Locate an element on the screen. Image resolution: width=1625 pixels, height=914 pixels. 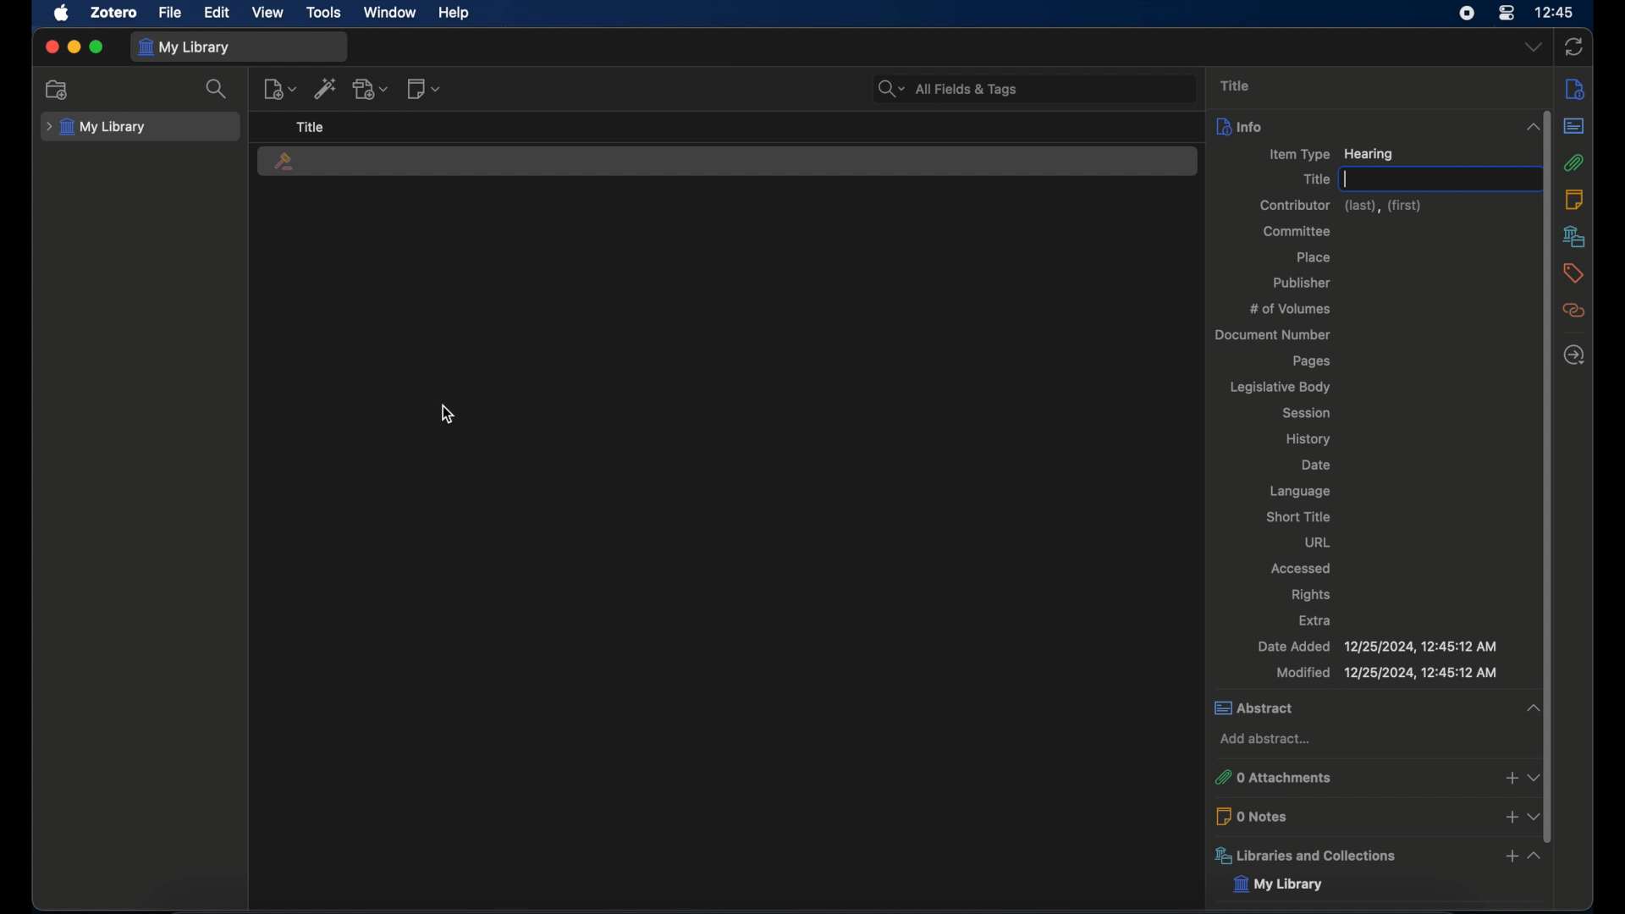
place is located at coordinates (1312, 257).